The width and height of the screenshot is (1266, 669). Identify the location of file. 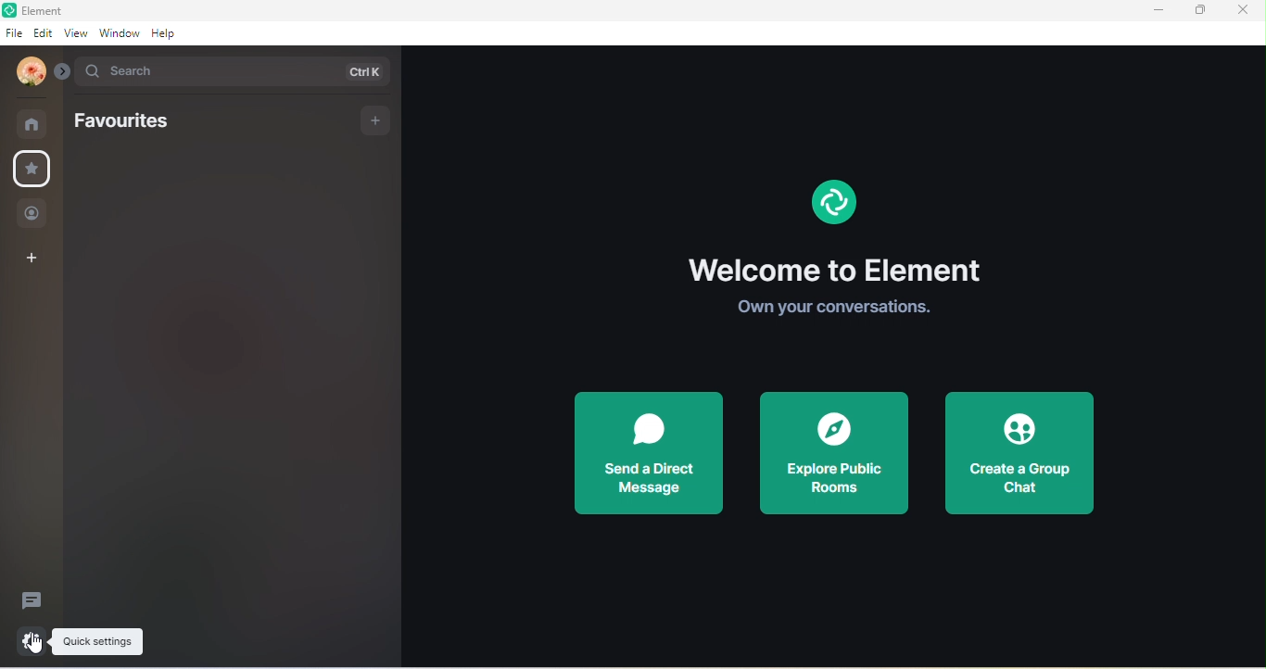
(14, 32).